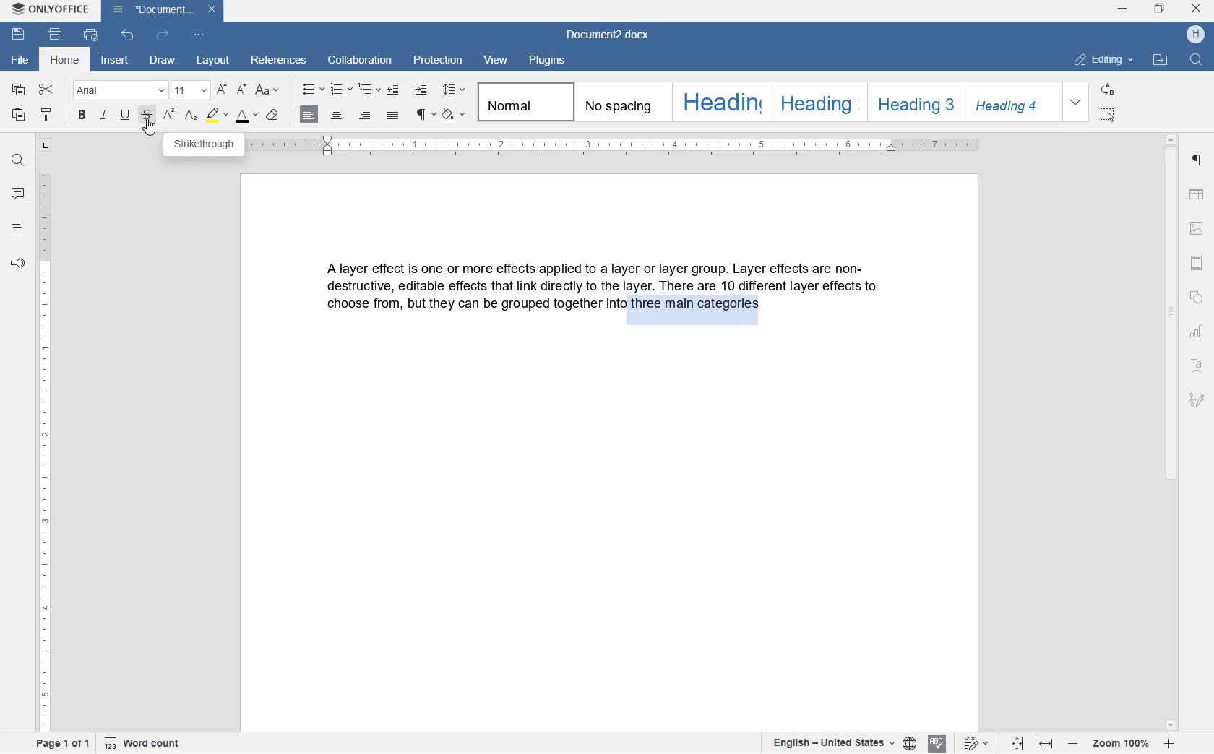  I want to click on text art, so click(1200, 368).